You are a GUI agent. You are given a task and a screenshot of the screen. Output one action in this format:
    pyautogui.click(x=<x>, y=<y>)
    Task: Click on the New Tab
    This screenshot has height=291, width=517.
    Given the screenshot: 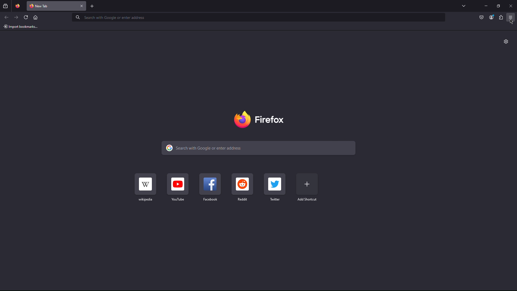 What is the action you would take?
    pyautogui.click(x=53, y=6)
    